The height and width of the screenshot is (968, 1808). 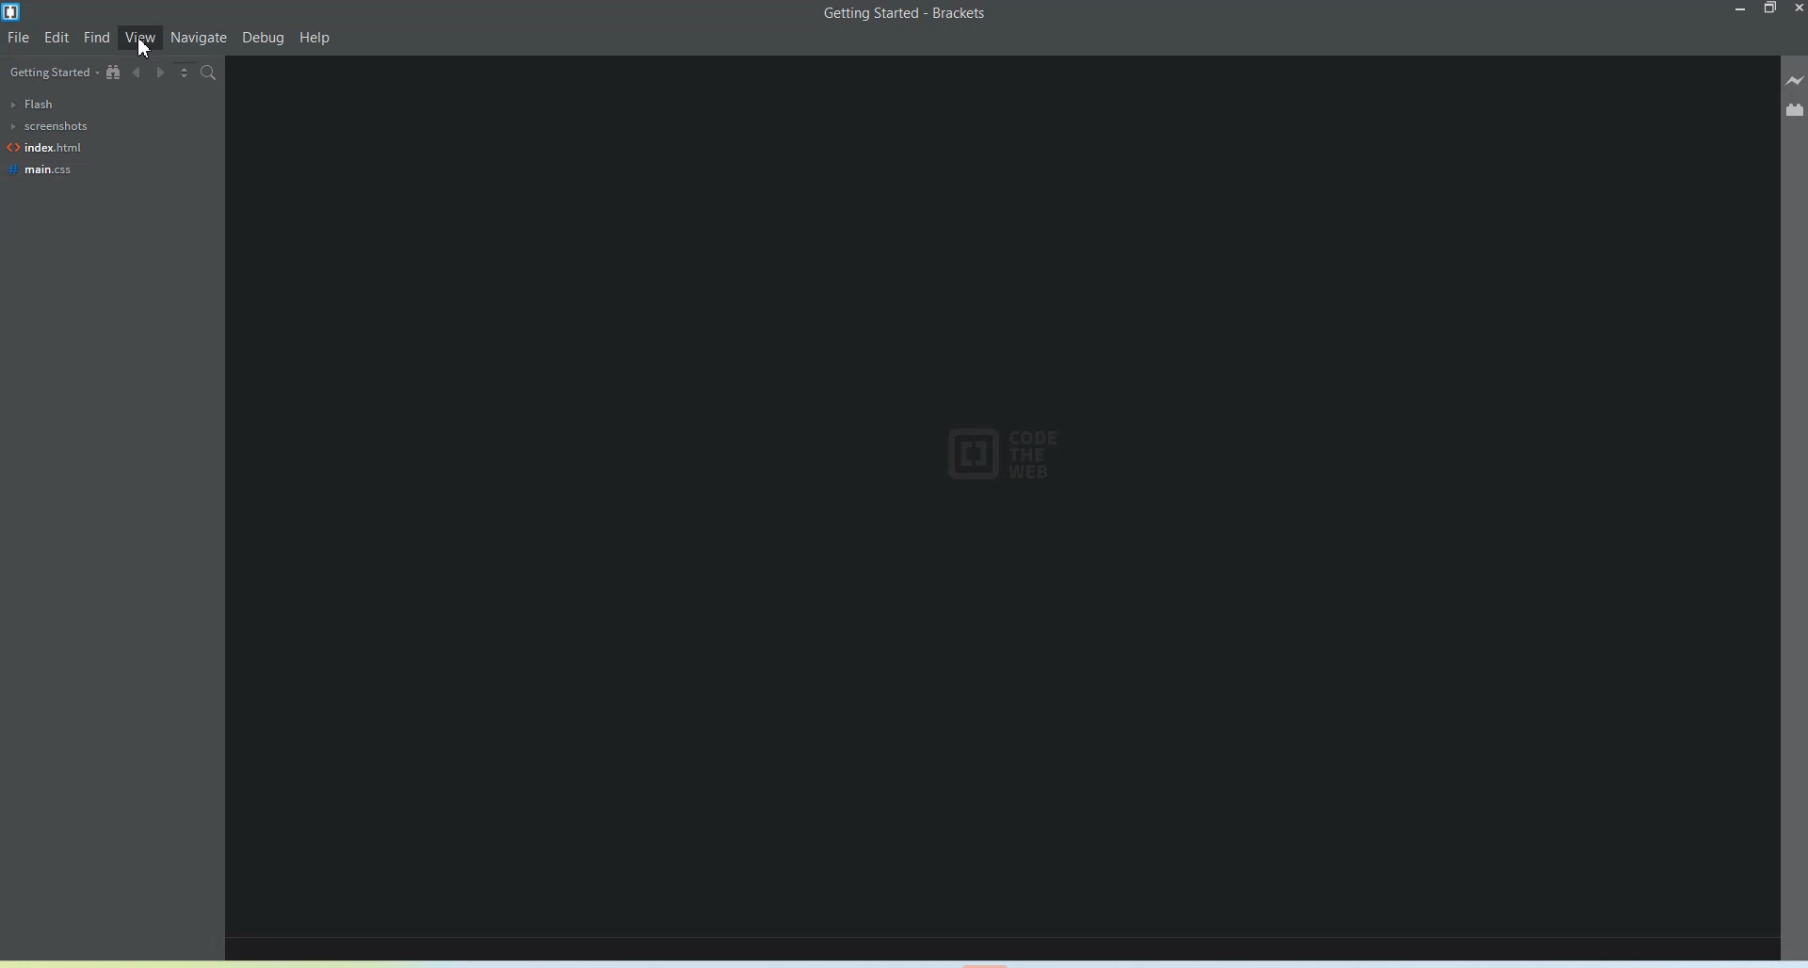 What do you see at coordinates (45, 148) in the screenshot?
I see `index.html` at bounding box center [45, 148].